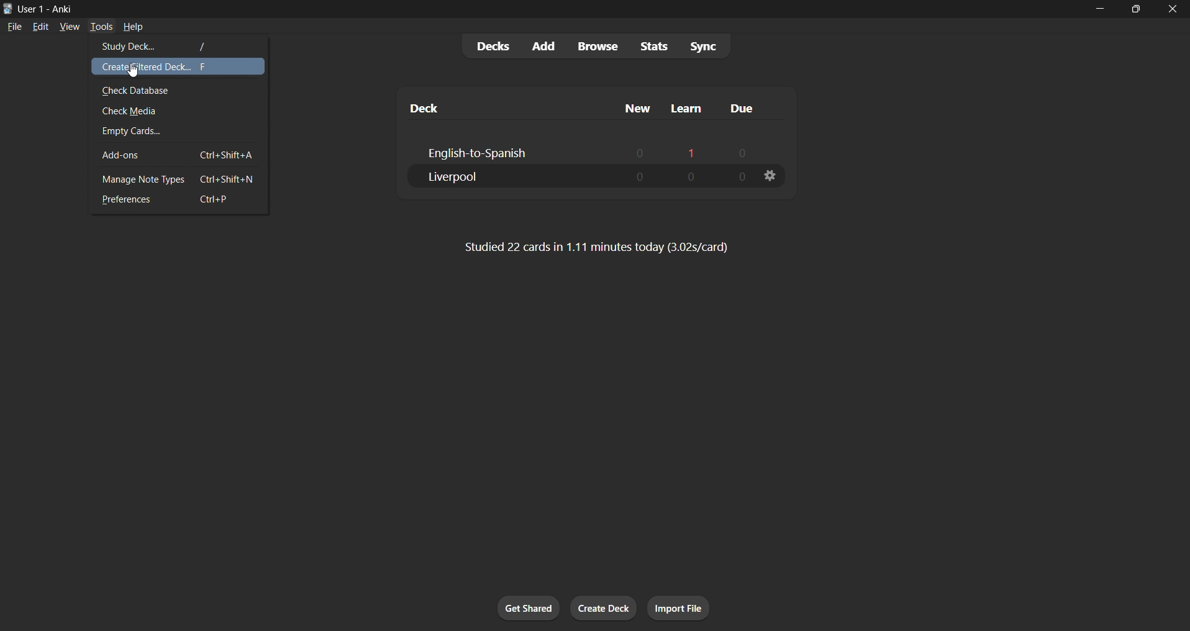 This screenshot has width=1190, height=631. What do you see at coordinates (678, 608) in the screenshot?
I see `import file` at bounding box center [678, 608].